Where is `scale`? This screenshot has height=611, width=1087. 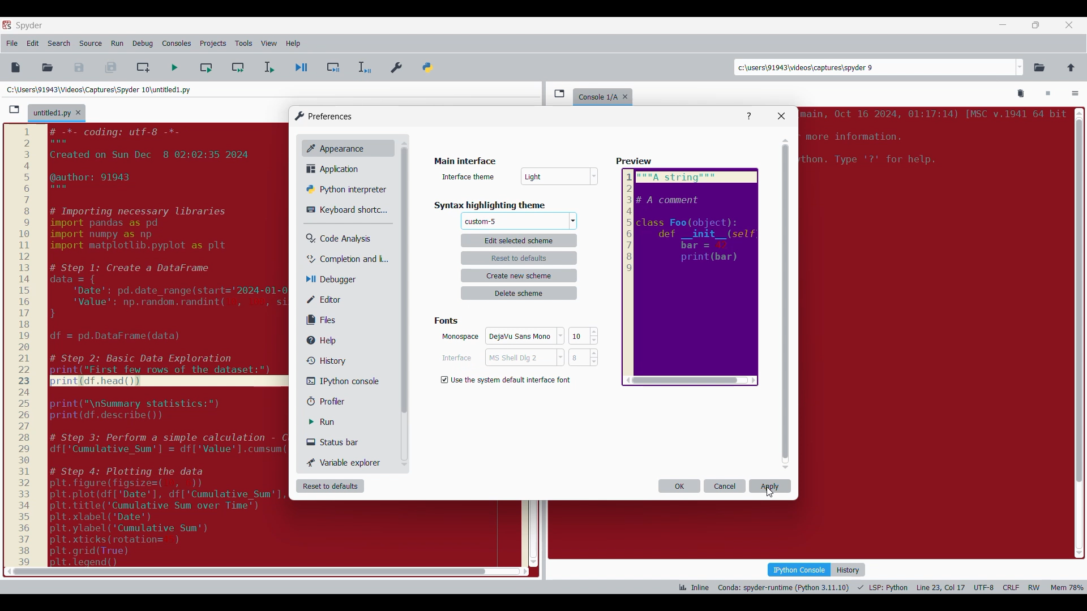 scale is located at coordinates (24, 346).